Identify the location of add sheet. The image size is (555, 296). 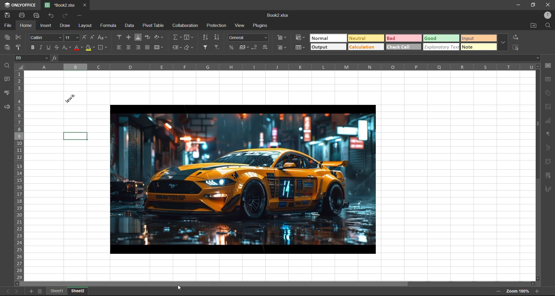
(32, 292).